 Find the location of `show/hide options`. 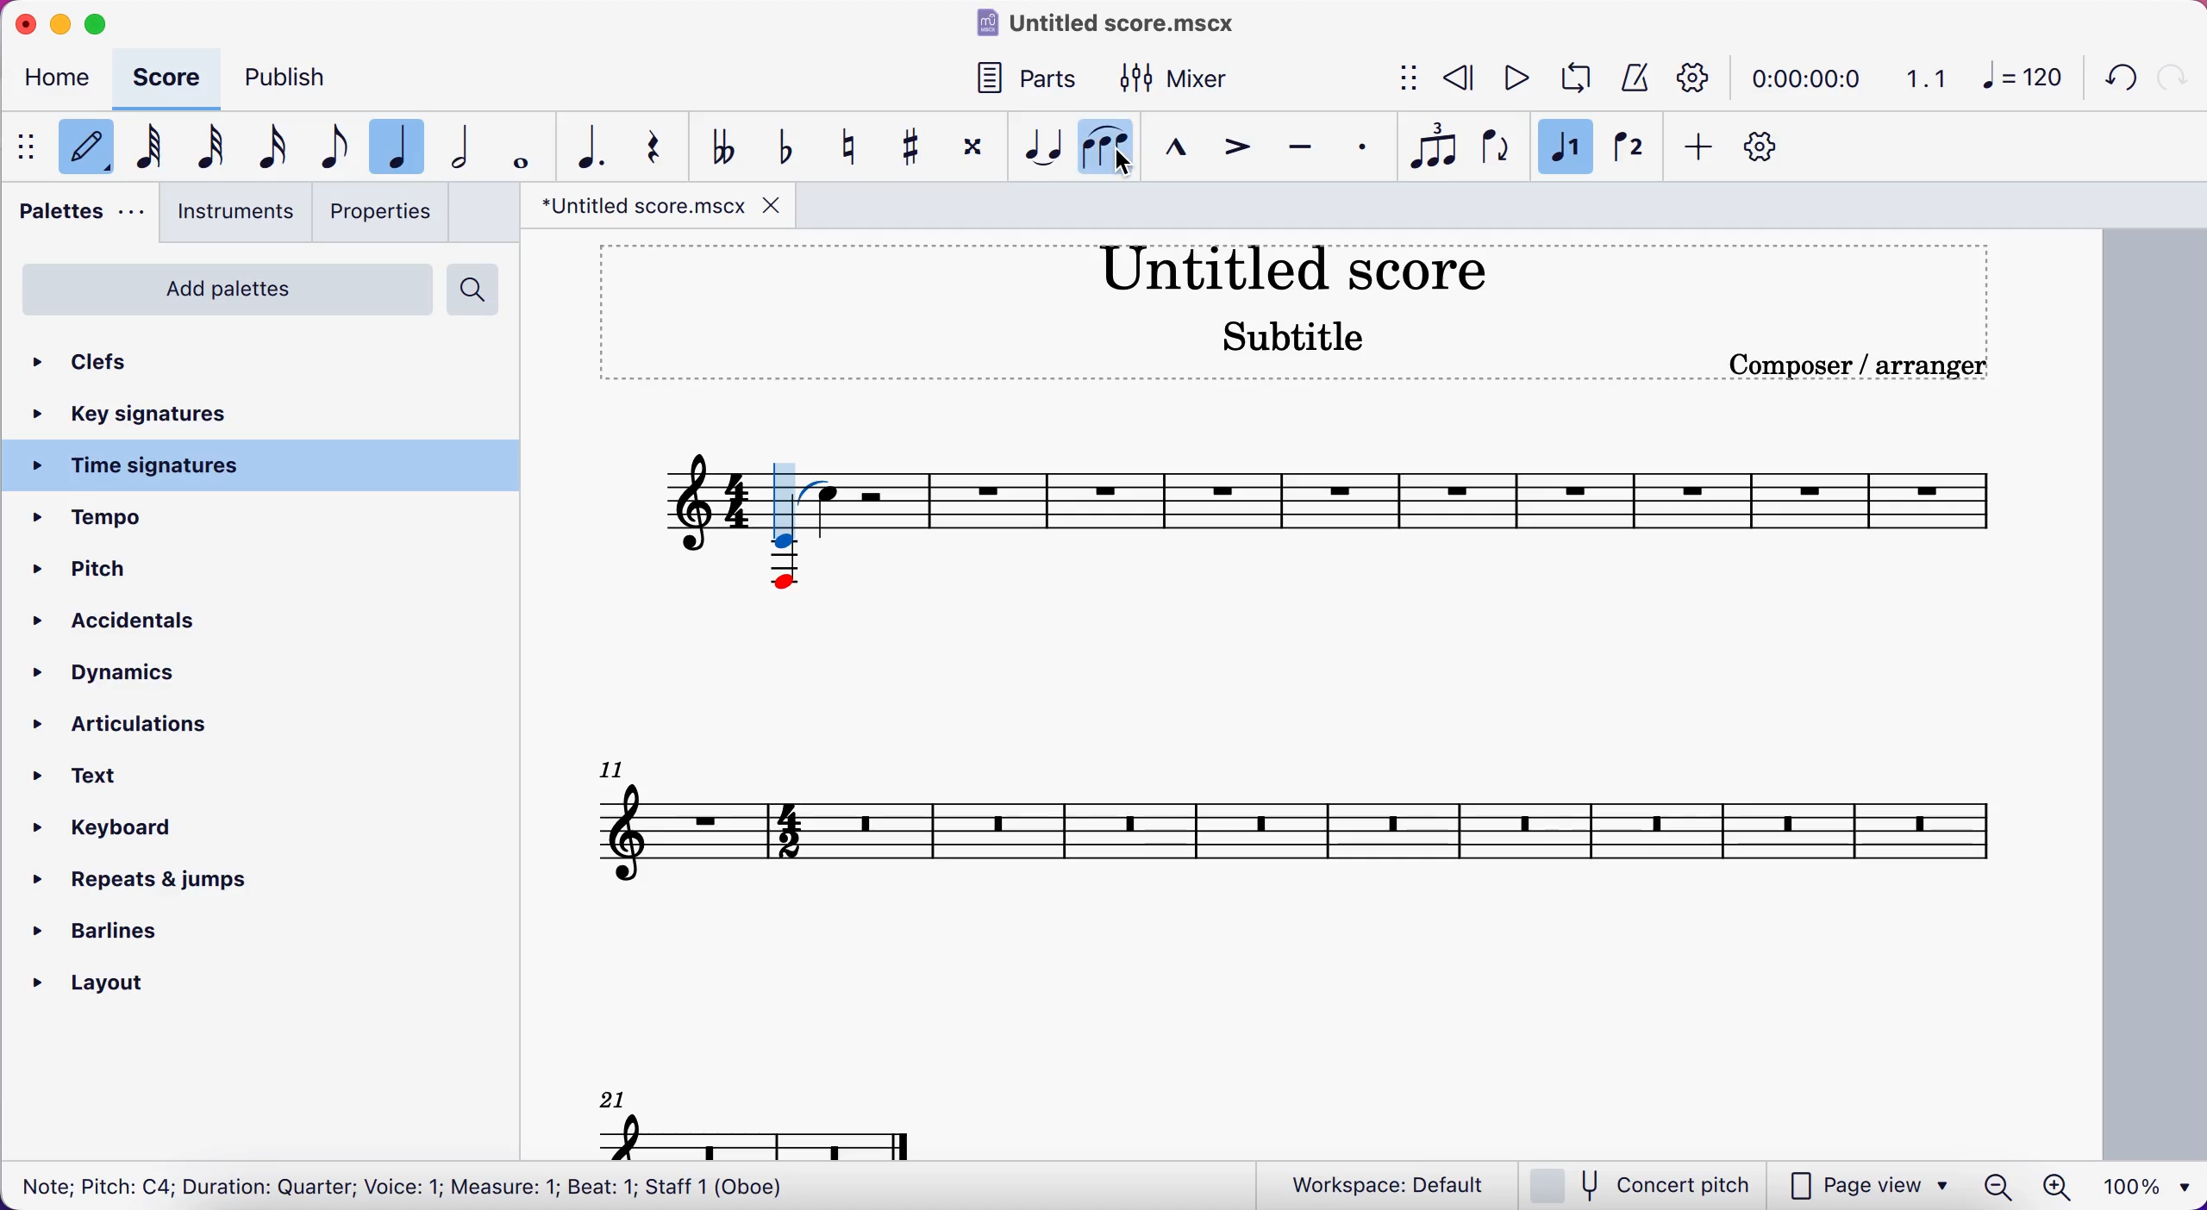

show/hide options is located at coordinates (1391, 80).